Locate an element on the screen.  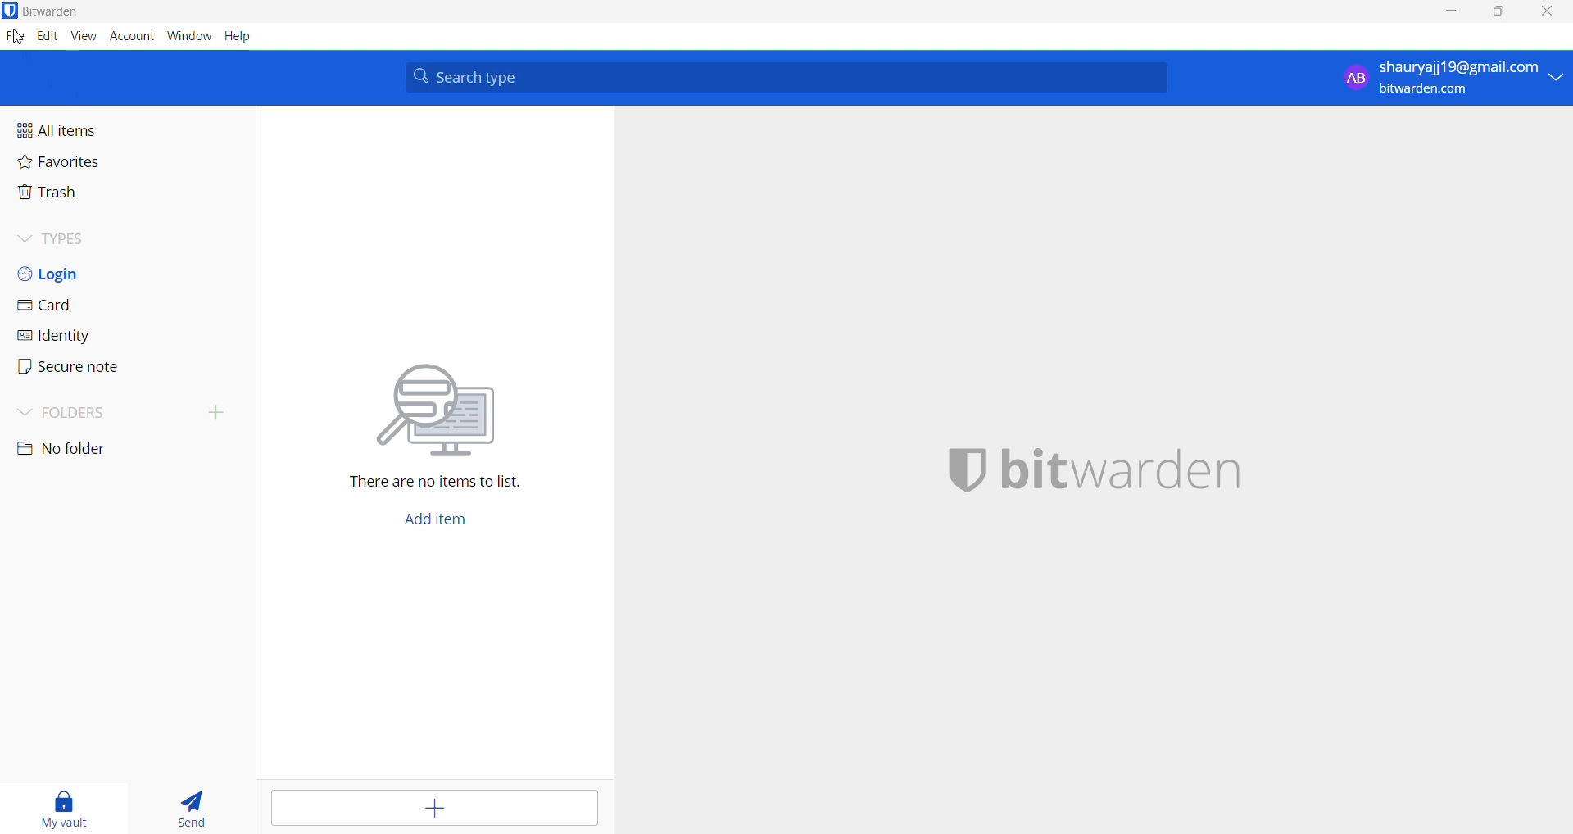
my vault  is located at coordinates (66, 810).